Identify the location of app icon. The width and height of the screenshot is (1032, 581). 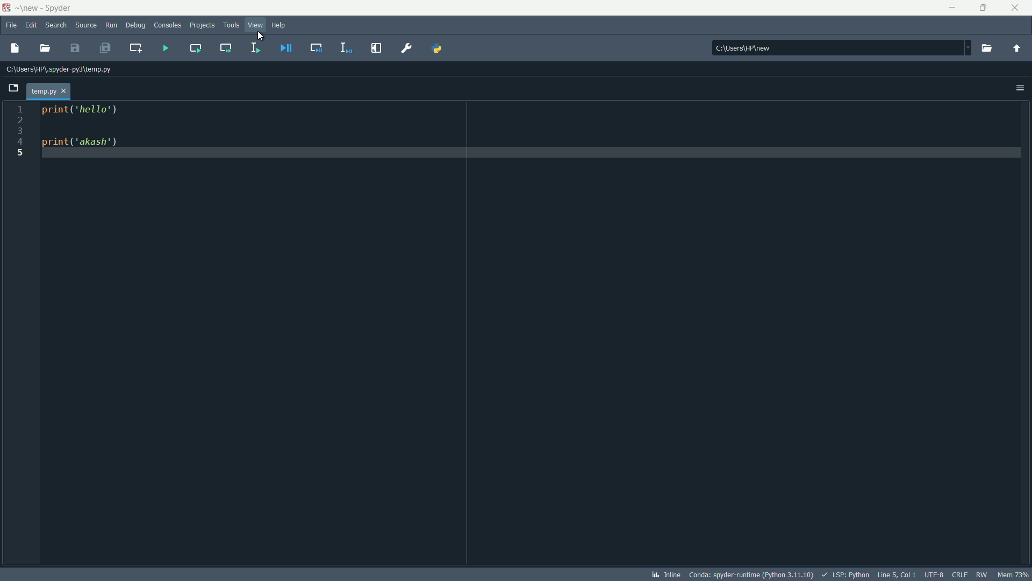
(8, 8).